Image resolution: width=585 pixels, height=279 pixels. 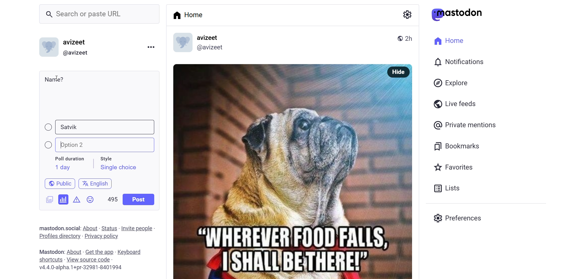 What do you see at coordinates (50, 260) in the screenshot?
I see `shortcuts` at bounding box center [50, 260].